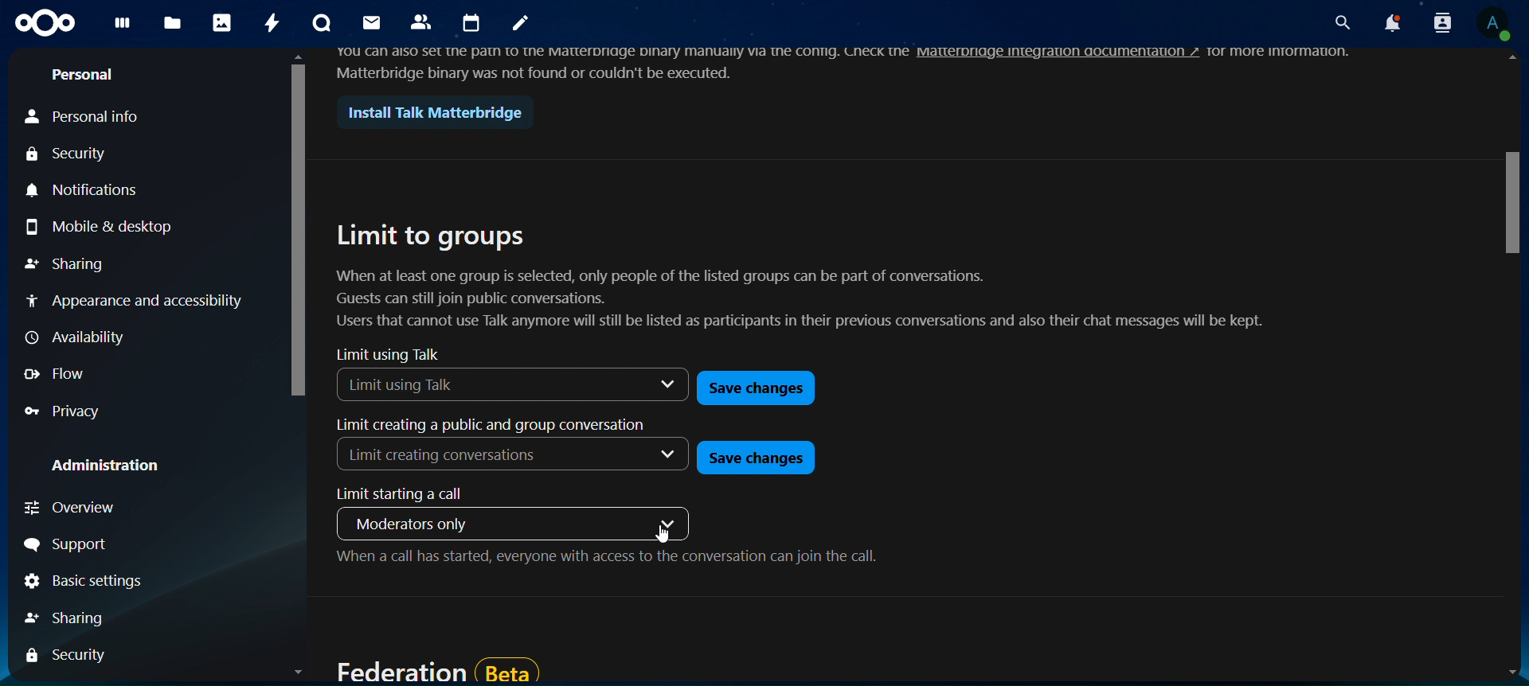  I want to click on personal info, so click(87, 115).